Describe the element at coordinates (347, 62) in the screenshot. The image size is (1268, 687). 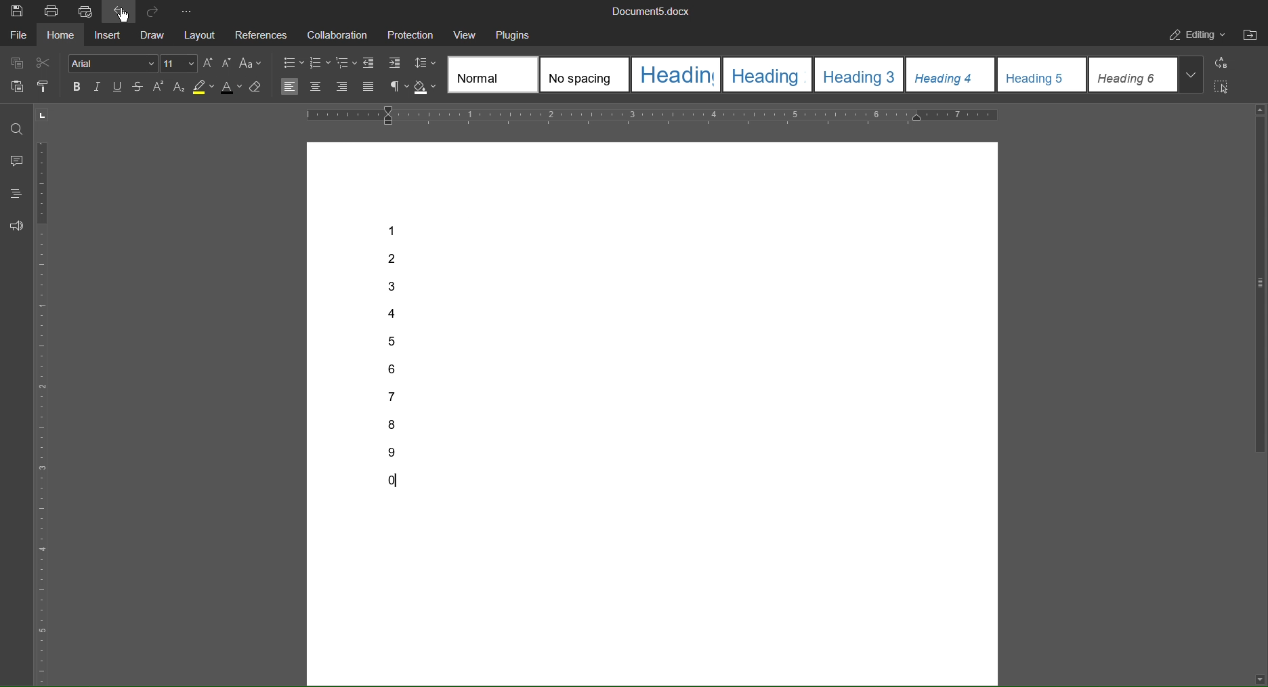
I see `Multilevel lists` at that location.